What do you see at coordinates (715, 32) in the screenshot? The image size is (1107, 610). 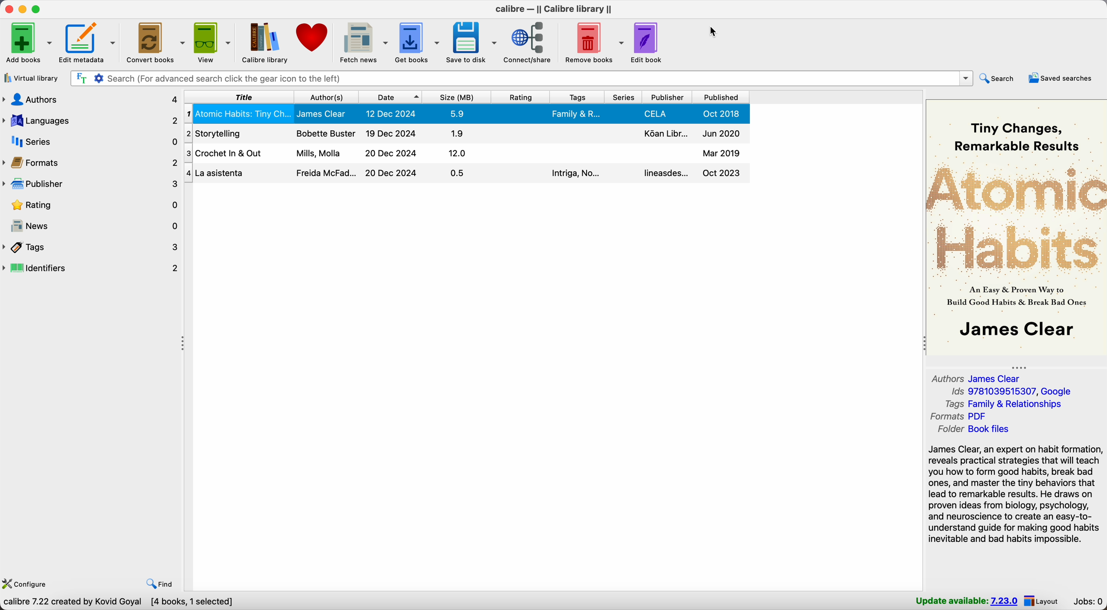 I see `cursor` at bounding box center [715, 32].